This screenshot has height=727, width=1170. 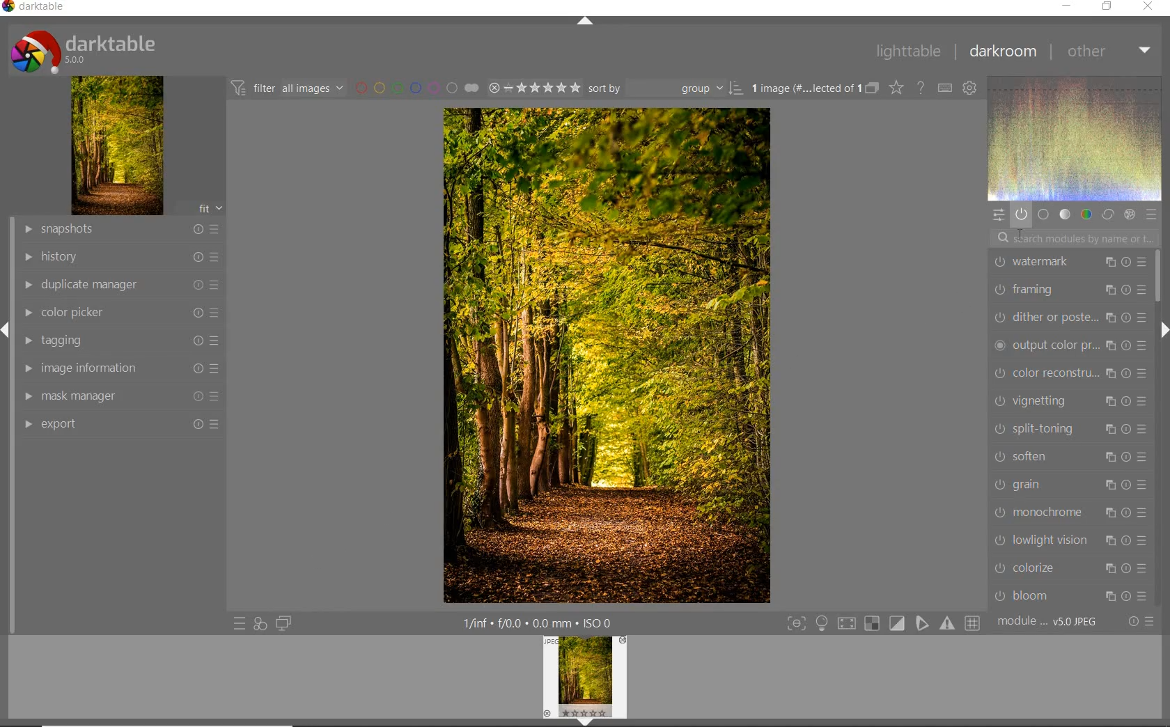 I want to click on tone, so click(x=1064, y=215).